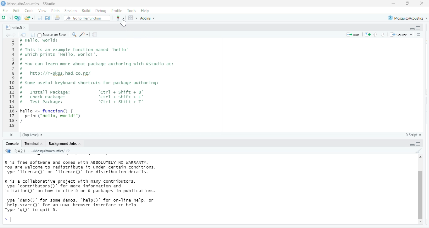  I want to click on find/replace, so click(75, 35).